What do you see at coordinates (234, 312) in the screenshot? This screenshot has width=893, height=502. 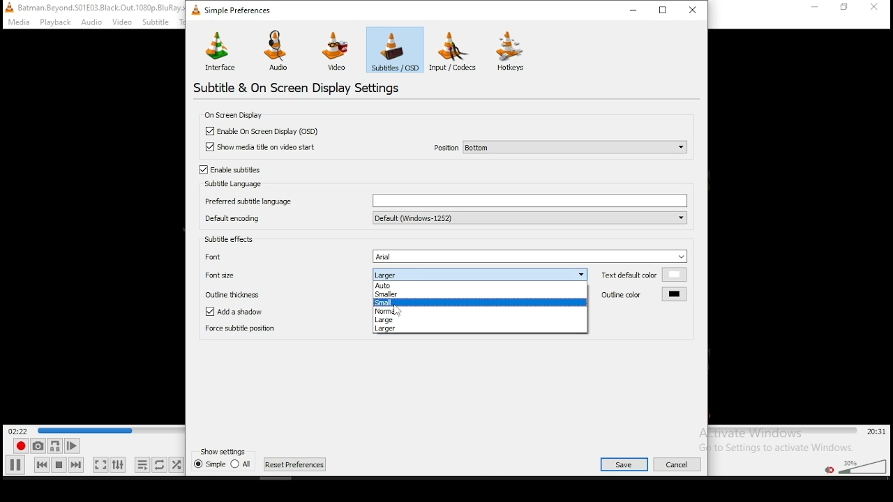 I see `checkbox: add a shadow` at bounding box center [234, 312].